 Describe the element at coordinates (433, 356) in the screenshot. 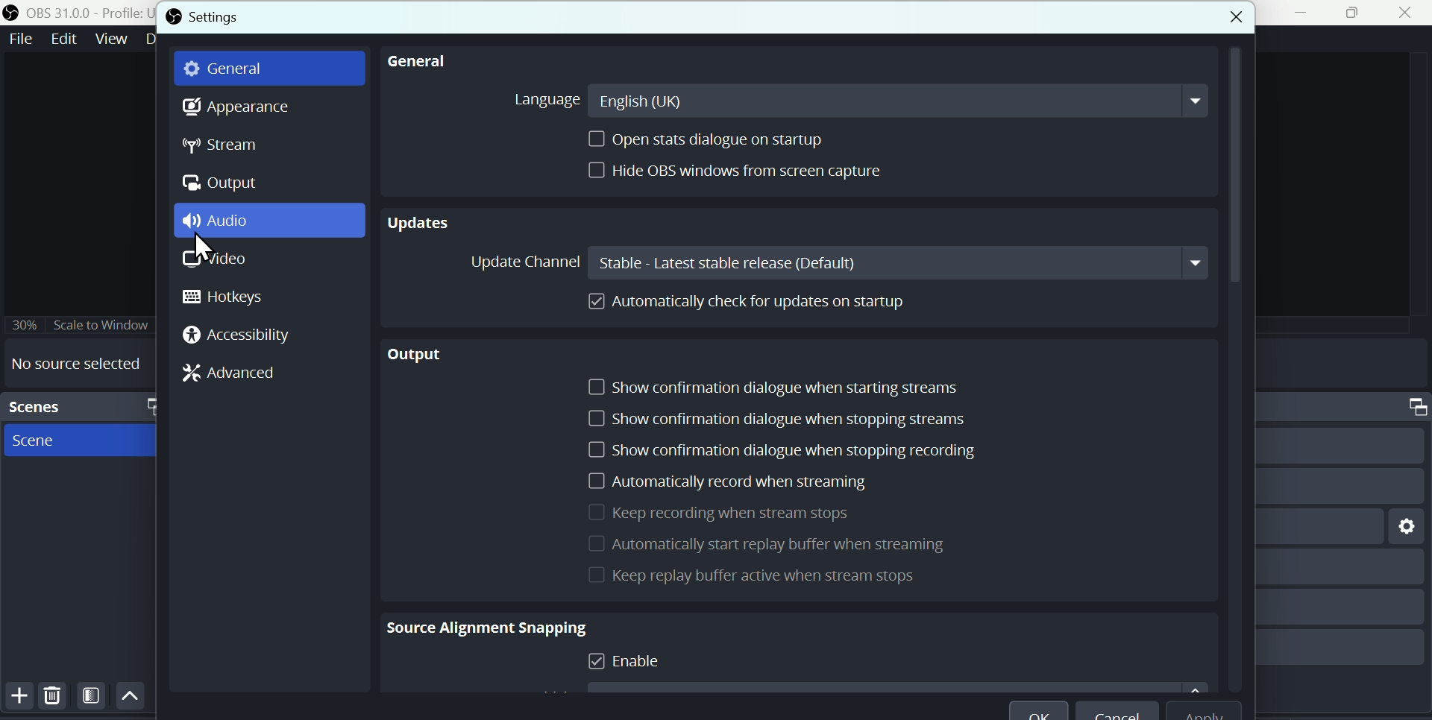

I see `output` at that location.